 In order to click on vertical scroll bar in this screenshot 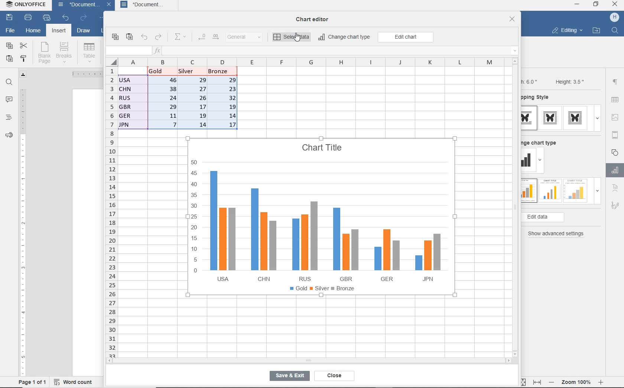, I will do `click(517, 207)`.